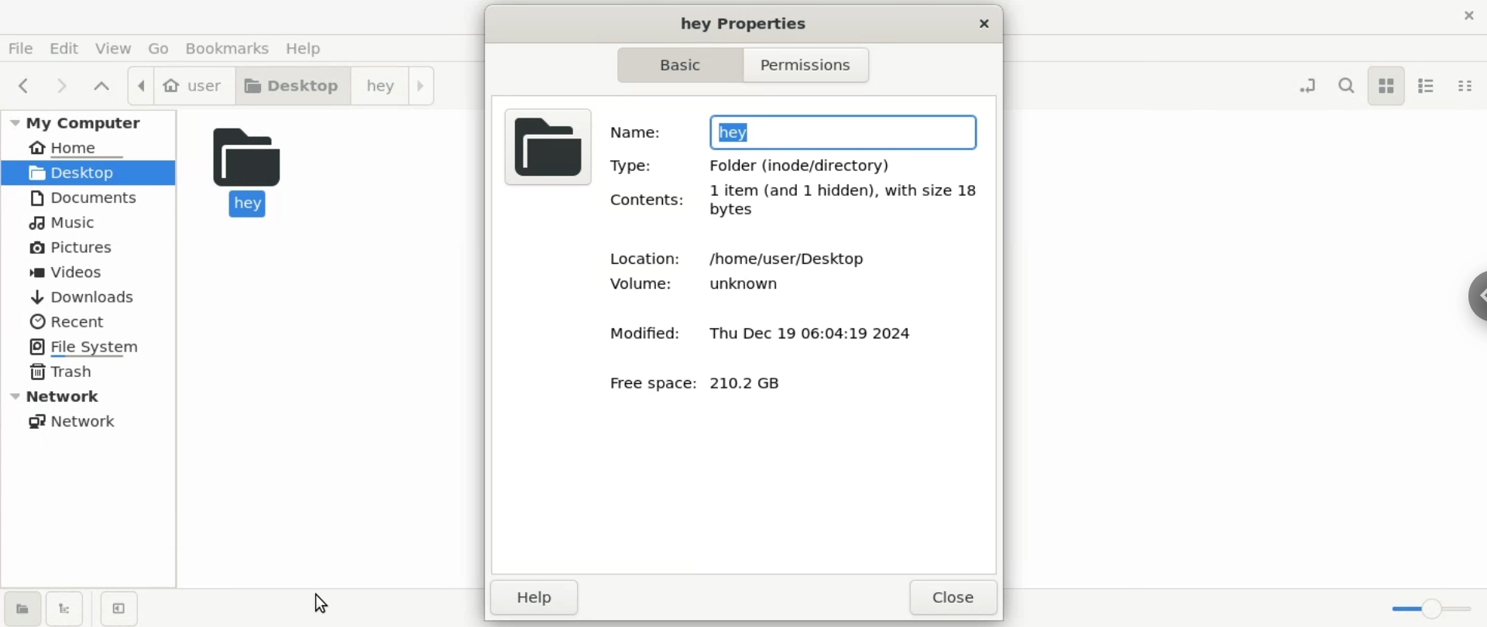 This screenshot has width=1487, height=627. What do you see at coordinates (290, 85) in the screenshot?
I see `desktopm` at bounding box center [290, 85].